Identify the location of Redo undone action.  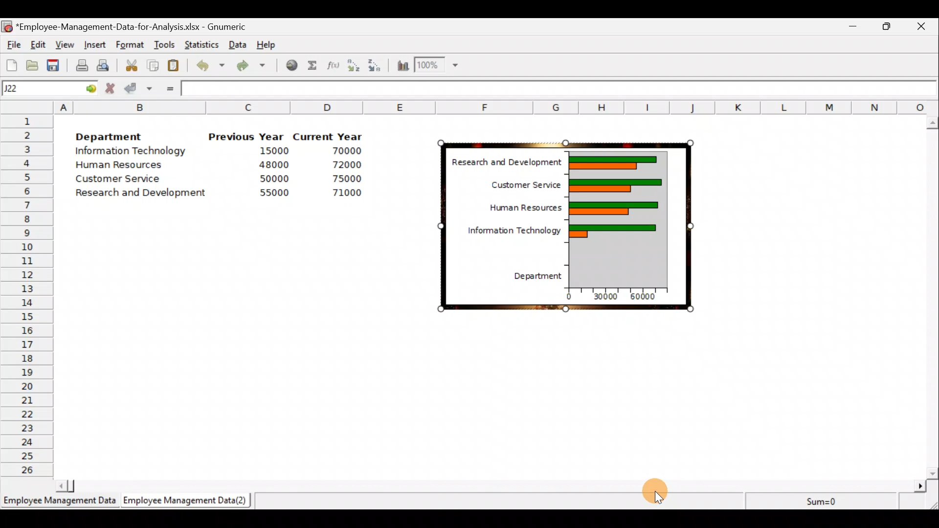
(256, 66).